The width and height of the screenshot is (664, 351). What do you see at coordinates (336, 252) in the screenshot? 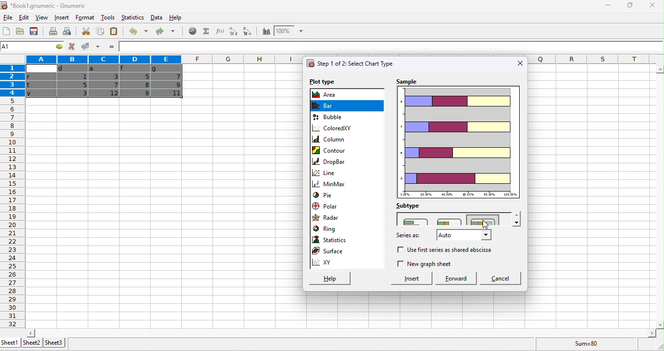
I see `surface` at bounding box center [336, 252].